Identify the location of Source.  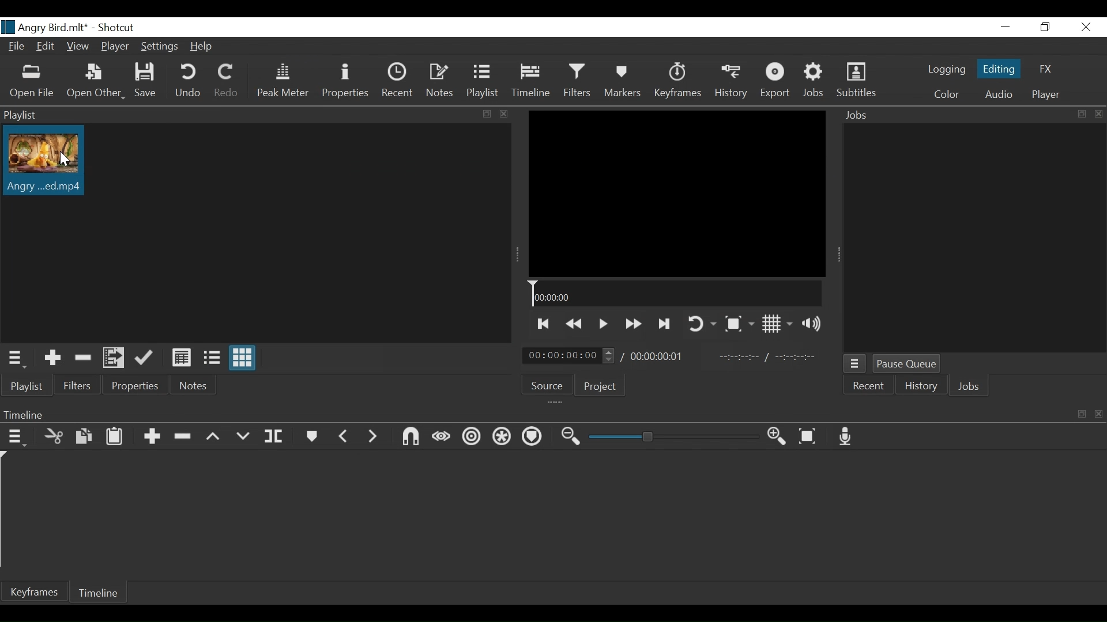
(546, 385).